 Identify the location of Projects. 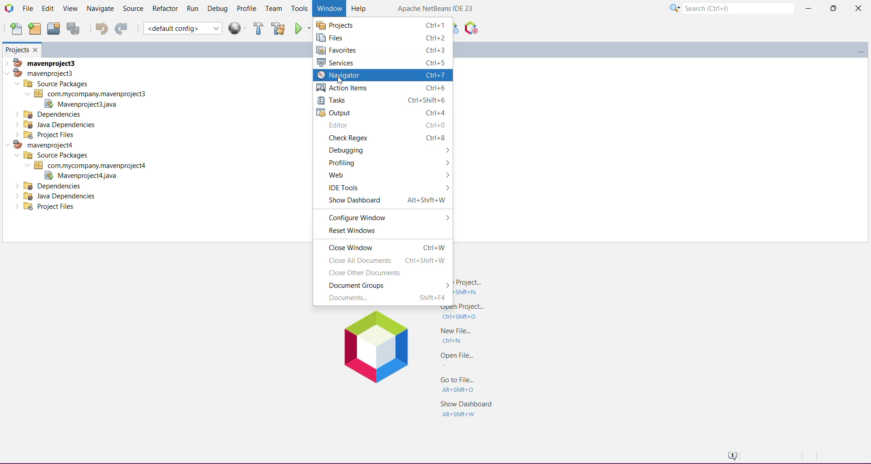
(383, 24).